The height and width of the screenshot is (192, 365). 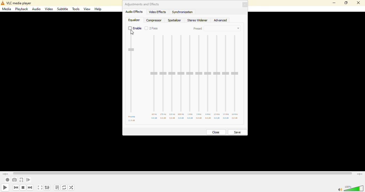 I want to click on close, so click(x=359, y=3).